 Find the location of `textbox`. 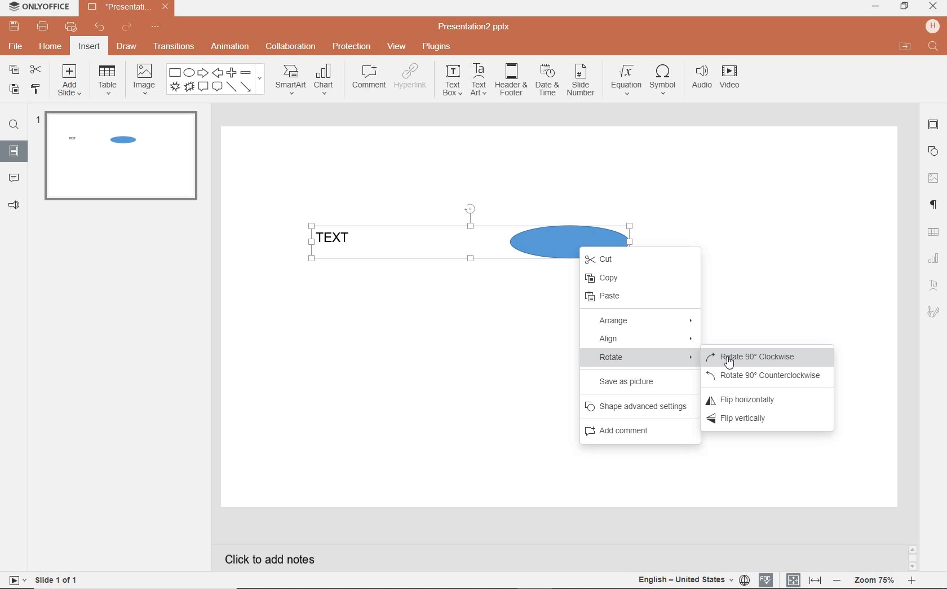

textbox is located at coordinates (451, 81).